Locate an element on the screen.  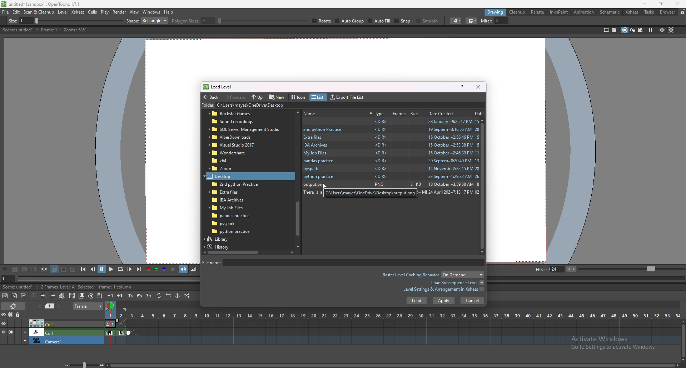
thickness is located at coordinates (74, 21).